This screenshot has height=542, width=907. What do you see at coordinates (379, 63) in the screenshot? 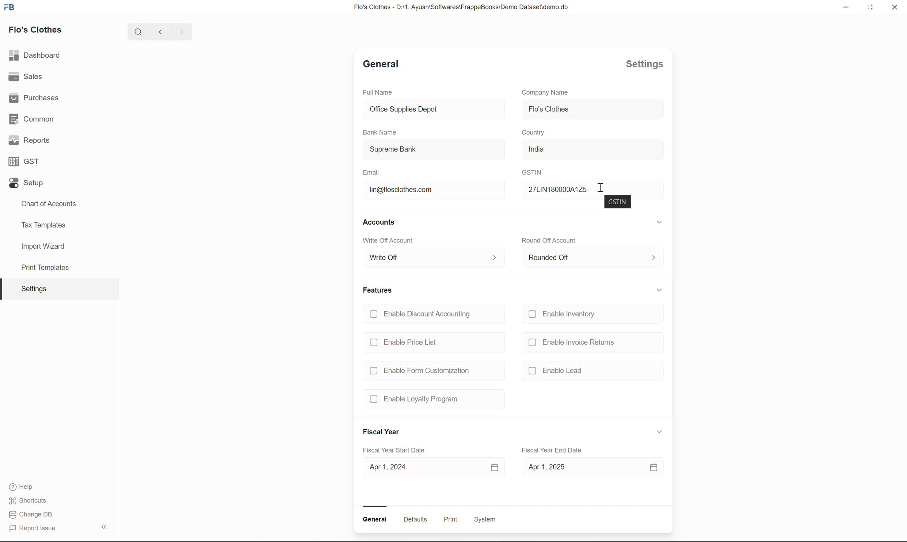
I see `General` at bounding box center [379, 63].